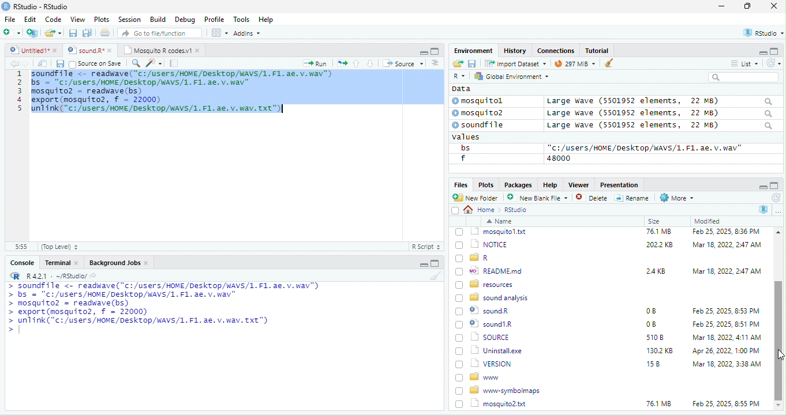 The height and width of the screenshot is (416, 786). Describe the element at coordinates (160, 34) in the screenshot. I see `” Go to file/function` at that location.